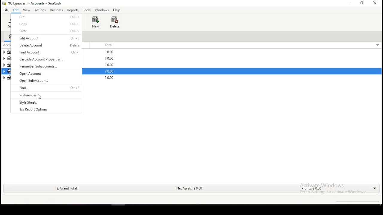  Describe the element at coordinates (6, 10) in the screenshot. I see `file` at that location.